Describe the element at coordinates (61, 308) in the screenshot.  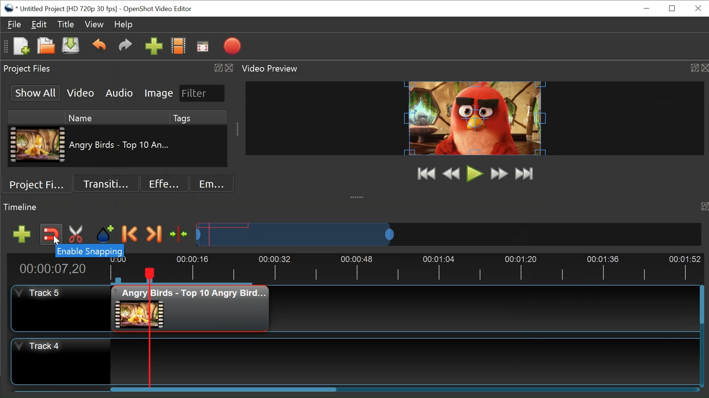
I see `Track Header` at that location.